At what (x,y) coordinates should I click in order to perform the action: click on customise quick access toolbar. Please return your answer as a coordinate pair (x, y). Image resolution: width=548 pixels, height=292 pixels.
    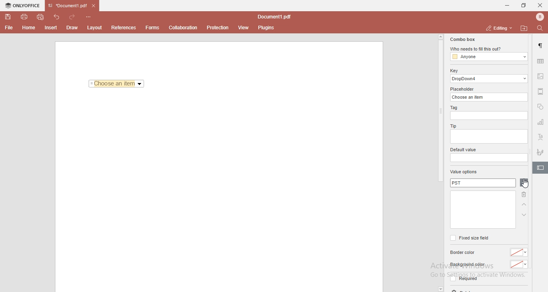
    Looking at the image, I should click on (90, 16).